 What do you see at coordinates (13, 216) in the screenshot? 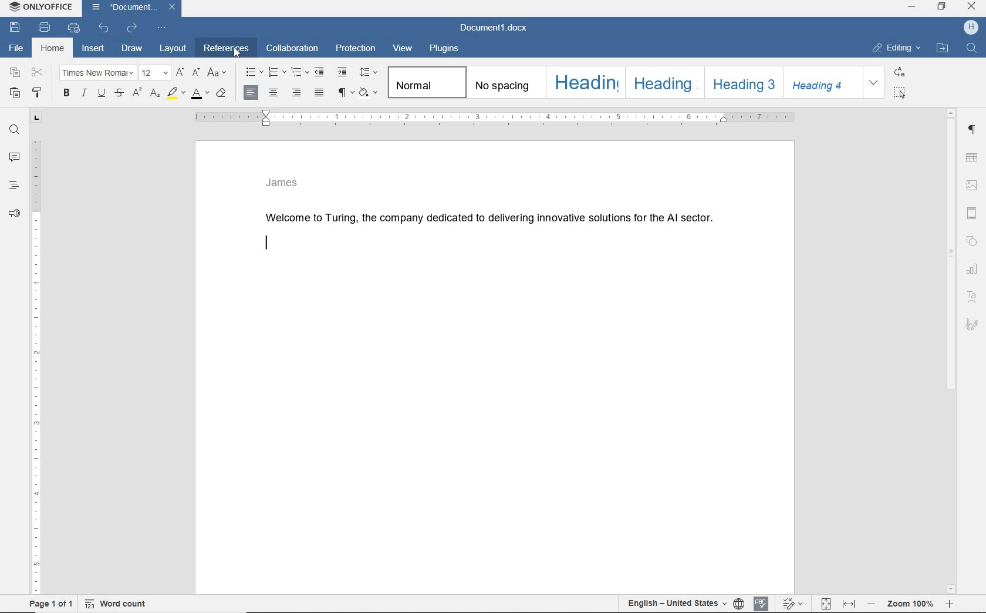
I see `feedback & support` at bounding box center [13, 216].